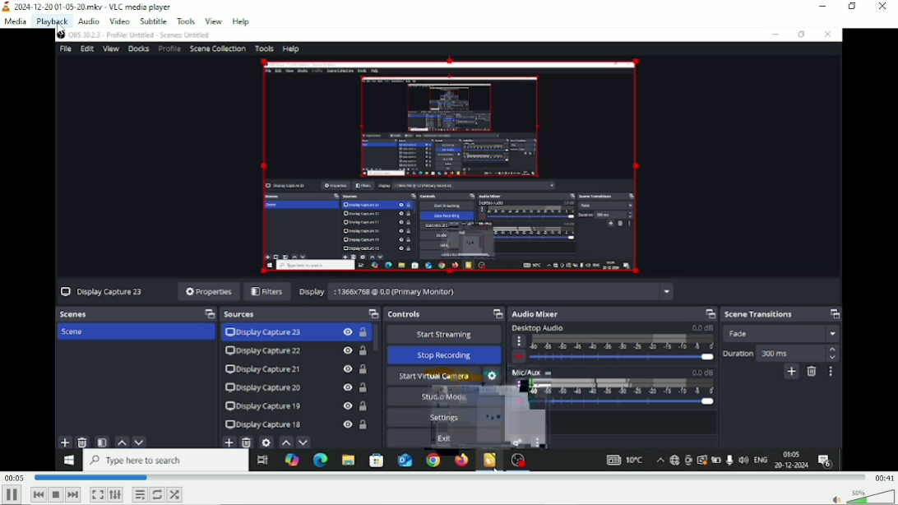 The width and height of the screenshot is (898, 505). Describe the element at coordinates (73, 495) in the screenshot. I see `Next` at that location.